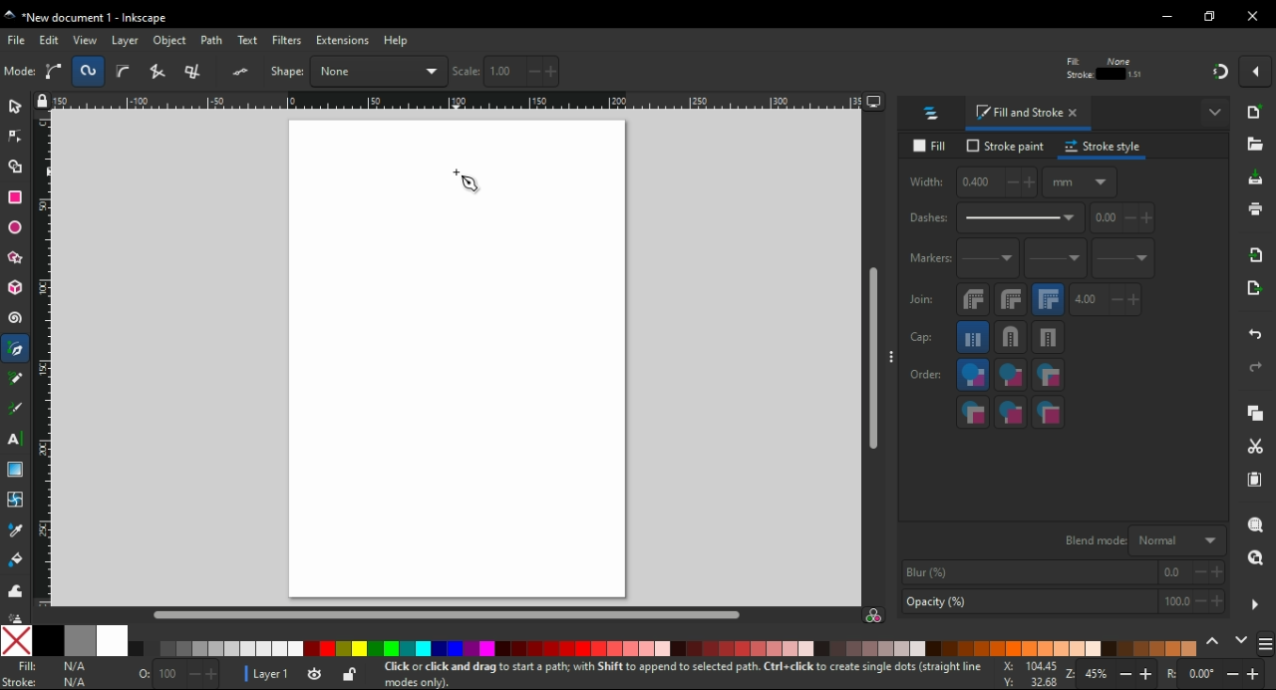  I want to click on zoom selection, so click(1257, 525).